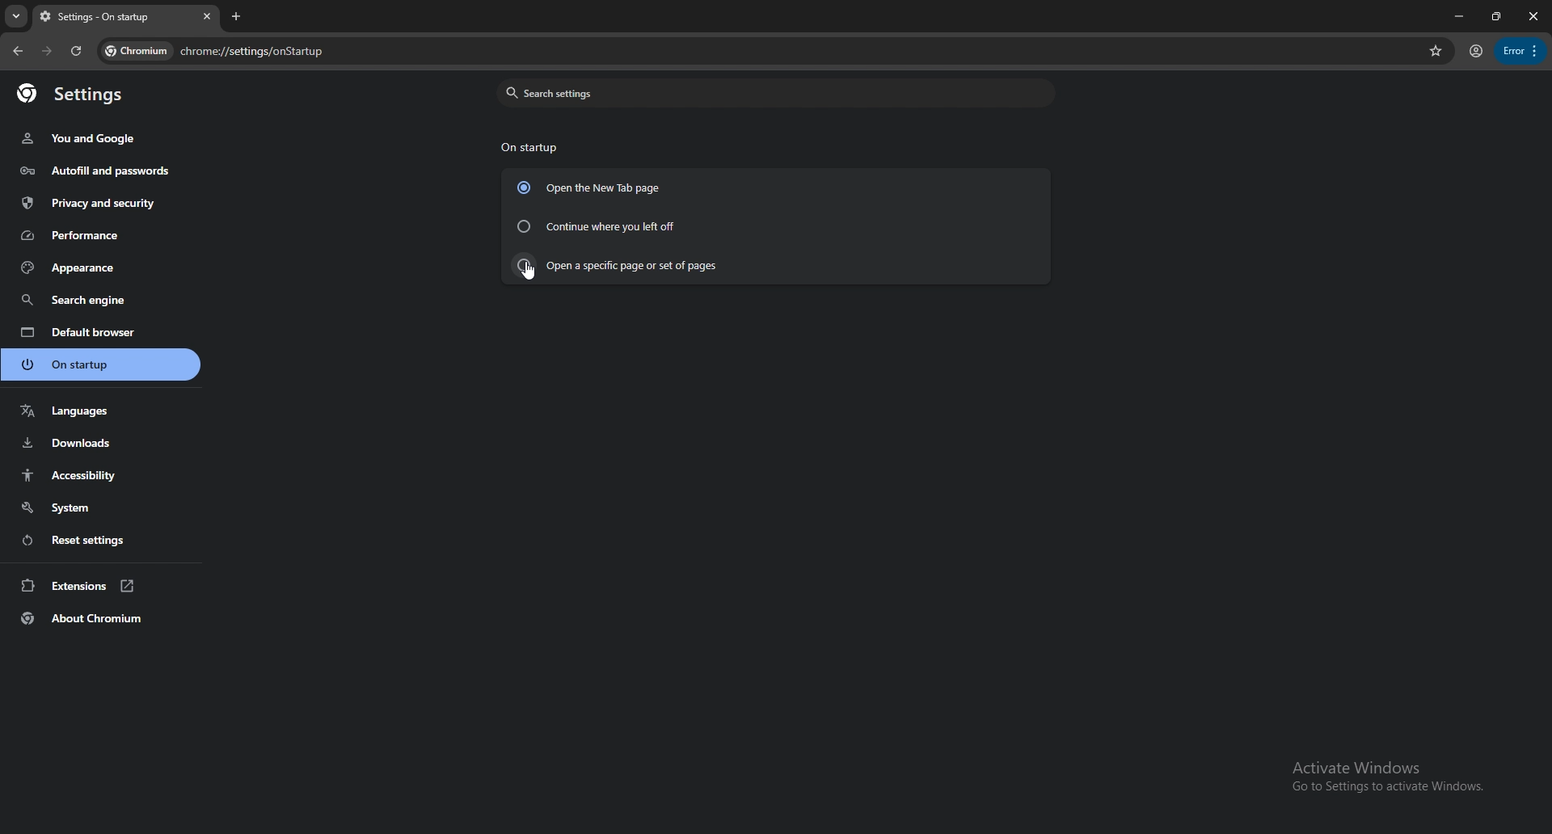 The height and width of the screenshot is (834, 1552). I want to click on profile, so click(1475, 53).